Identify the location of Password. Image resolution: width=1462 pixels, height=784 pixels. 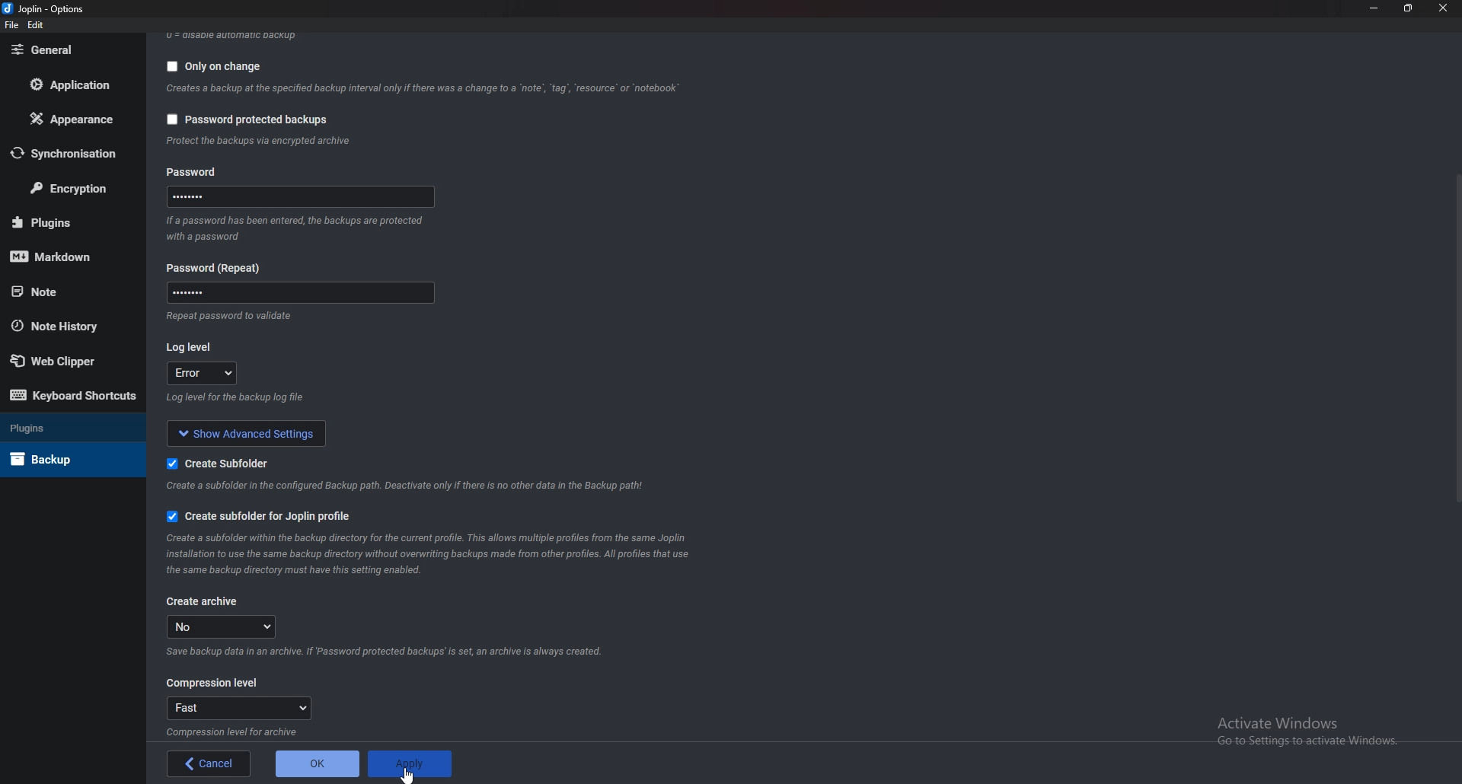
(216, 268).